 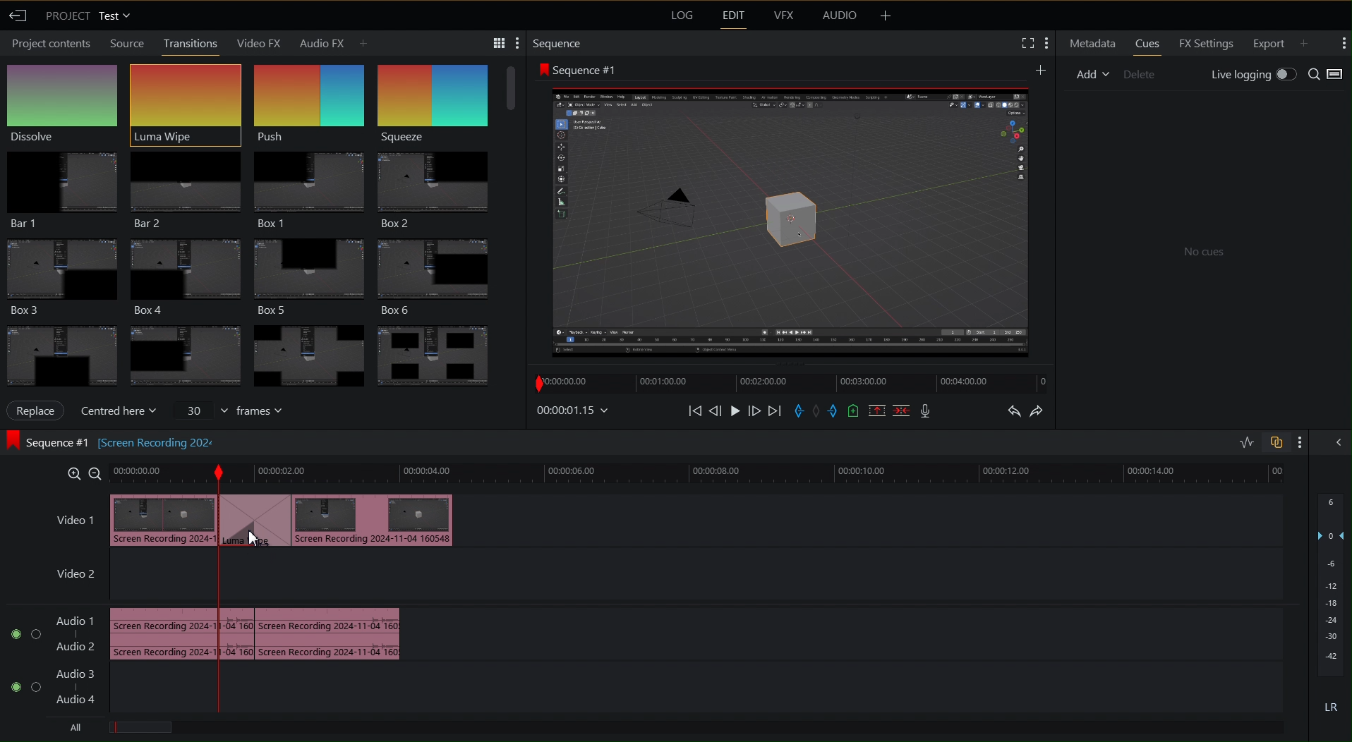 I want to click on Audio FX, so click(x=333, y=42).